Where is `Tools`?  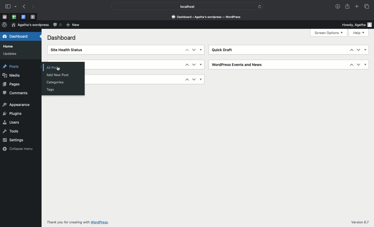 Tools is located at coordinates (11, 131).